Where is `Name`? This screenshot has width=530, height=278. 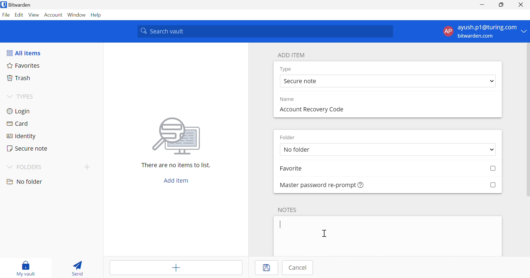
Name is located at coordinates (289, 99).